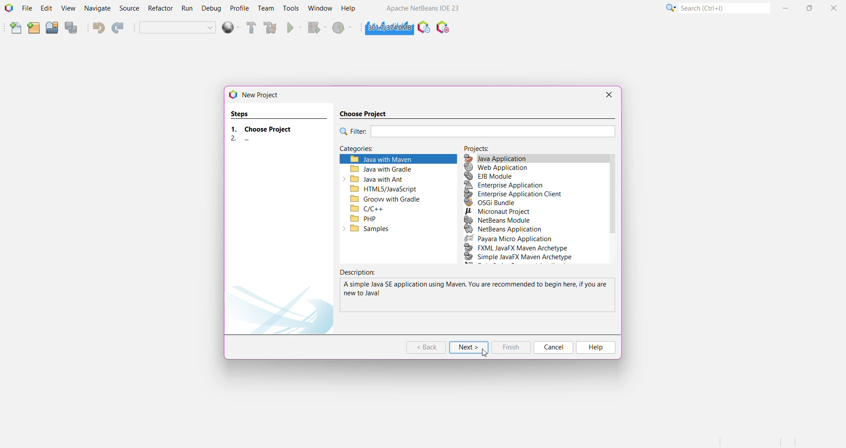 Image resolution: width=846 pixels, height=448 pixels. Describe the element at coordinates (349, 9) in the screenshot. I see `Help` at that location.